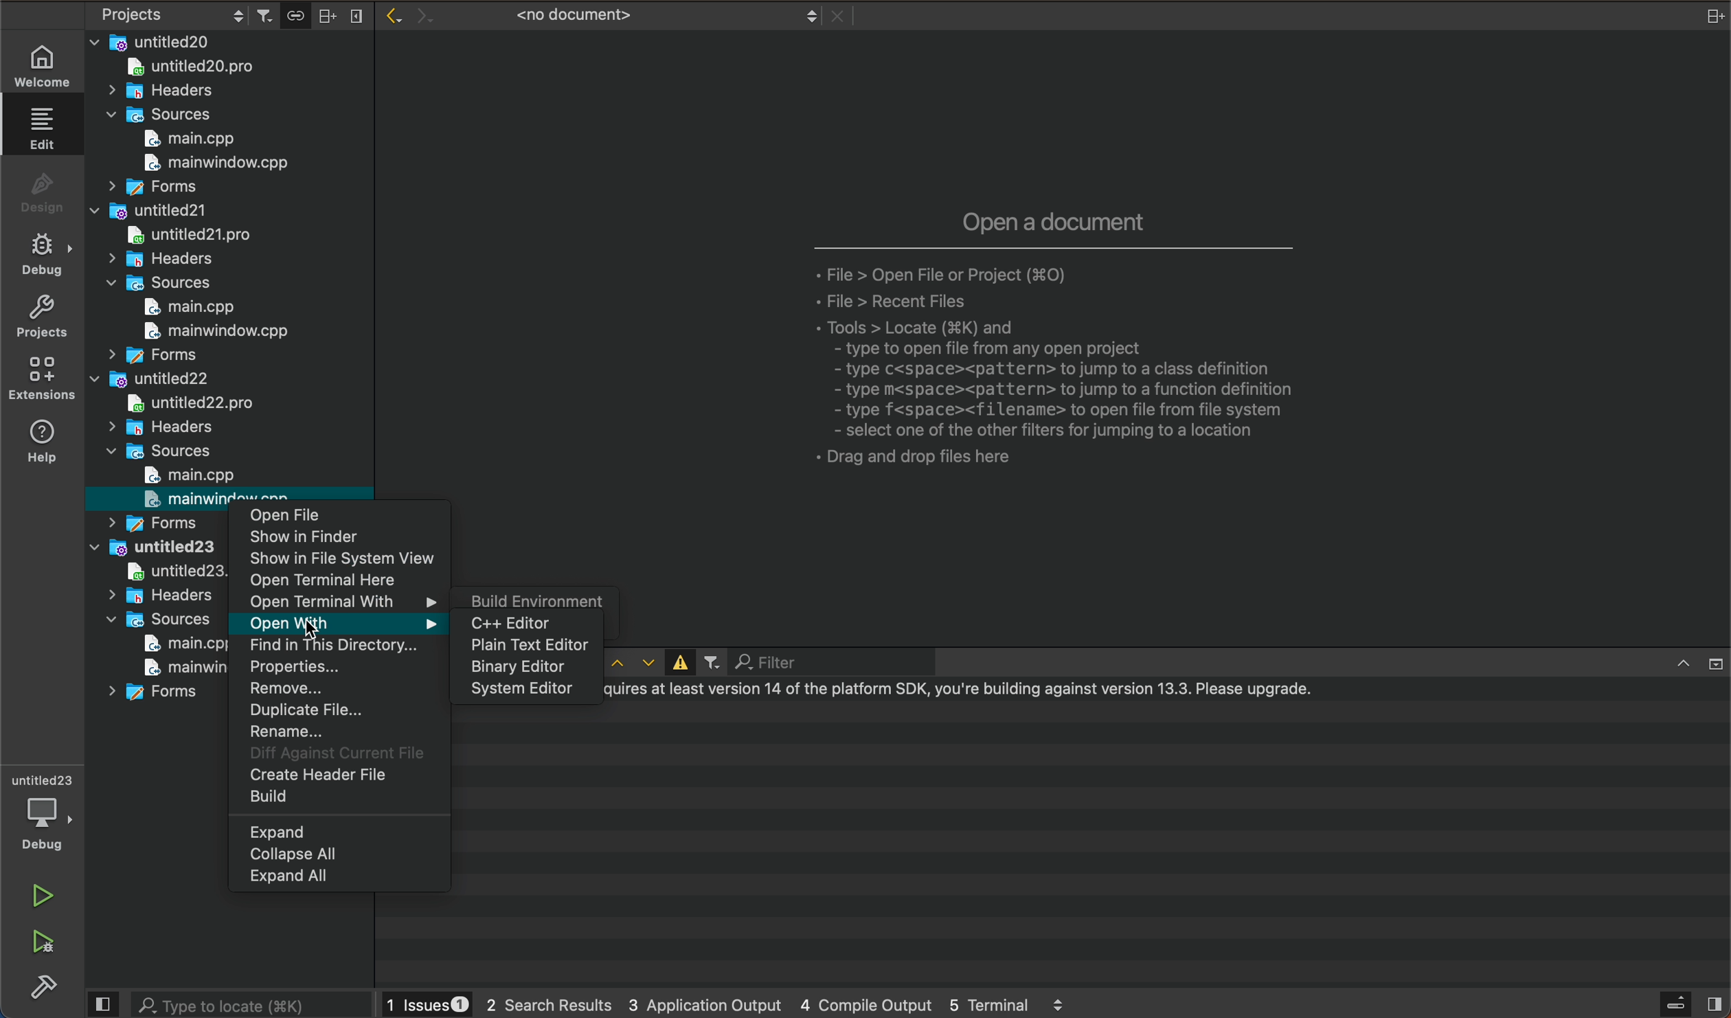 The image size is (1731, 1018). I want to click on description, so click(1053, 342).